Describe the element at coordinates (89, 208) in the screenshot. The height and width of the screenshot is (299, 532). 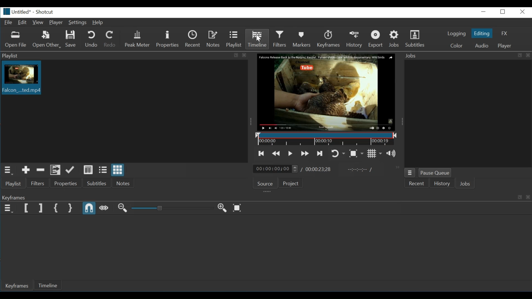
I see `Snap` at that location.